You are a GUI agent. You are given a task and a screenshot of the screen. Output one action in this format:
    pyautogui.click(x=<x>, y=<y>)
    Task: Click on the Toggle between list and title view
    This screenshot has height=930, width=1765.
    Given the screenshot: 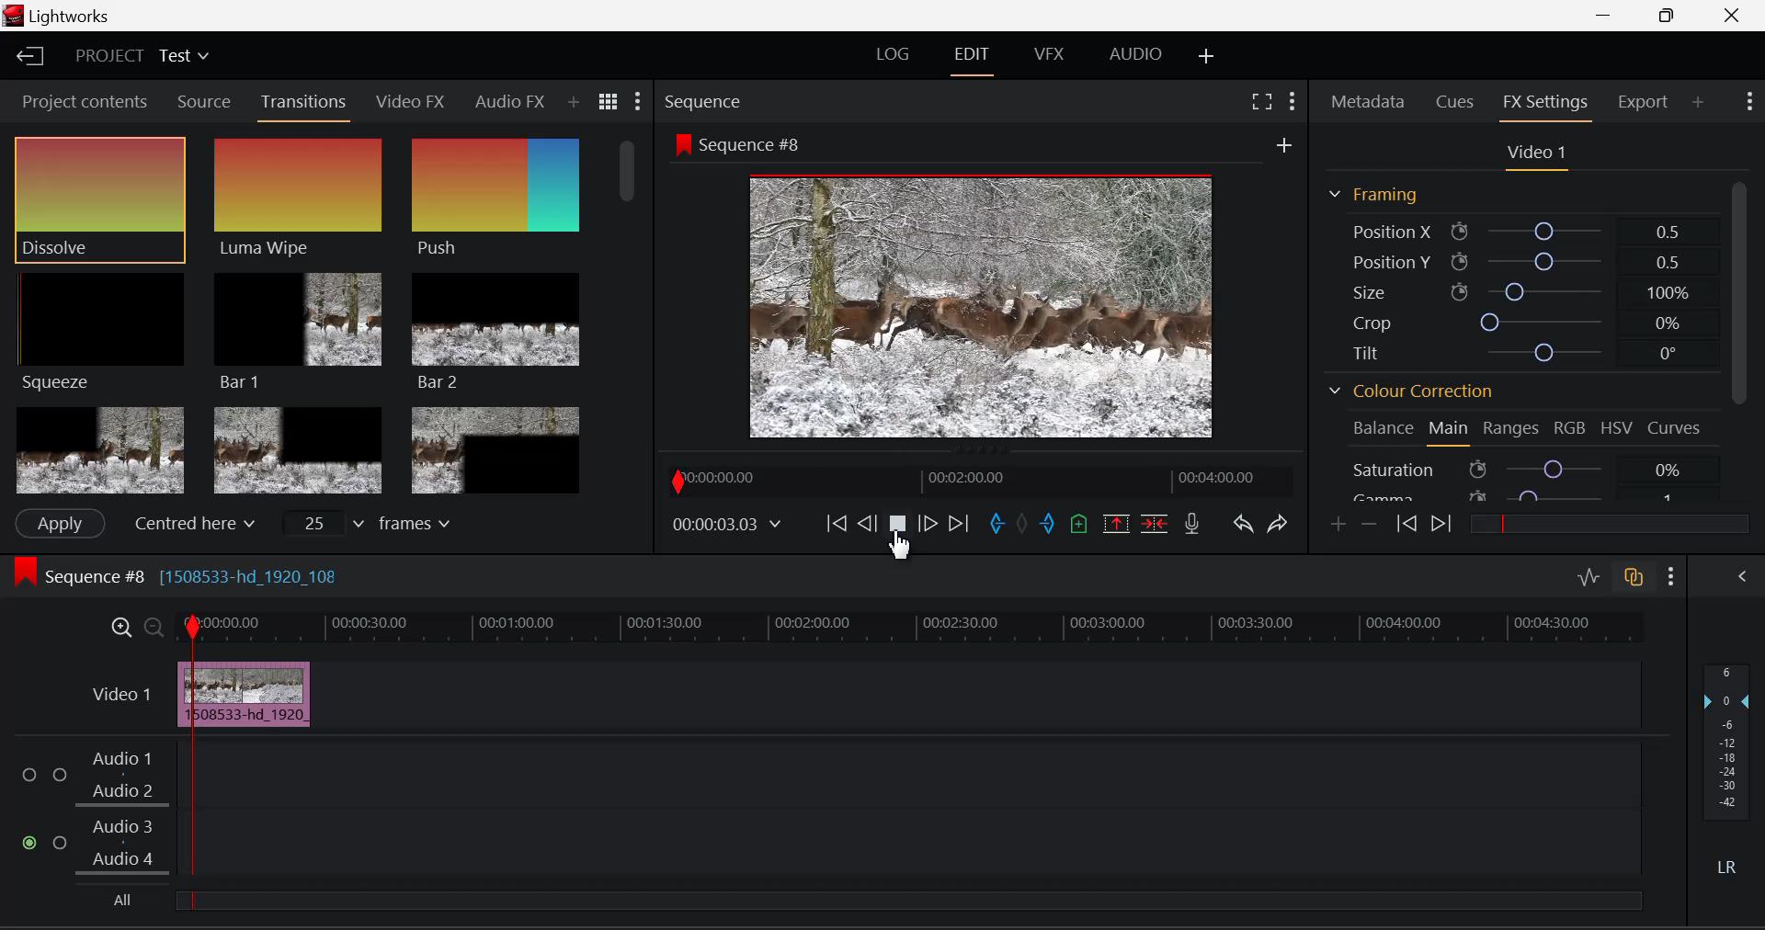 What is the action you would take?
    pyautogui.click(x=609, y=102)
    